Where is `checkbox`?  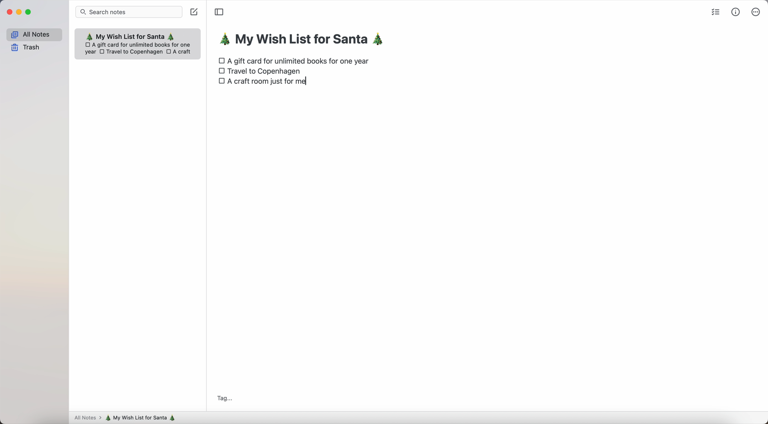 checkbox is located at coordinates (221, 83).